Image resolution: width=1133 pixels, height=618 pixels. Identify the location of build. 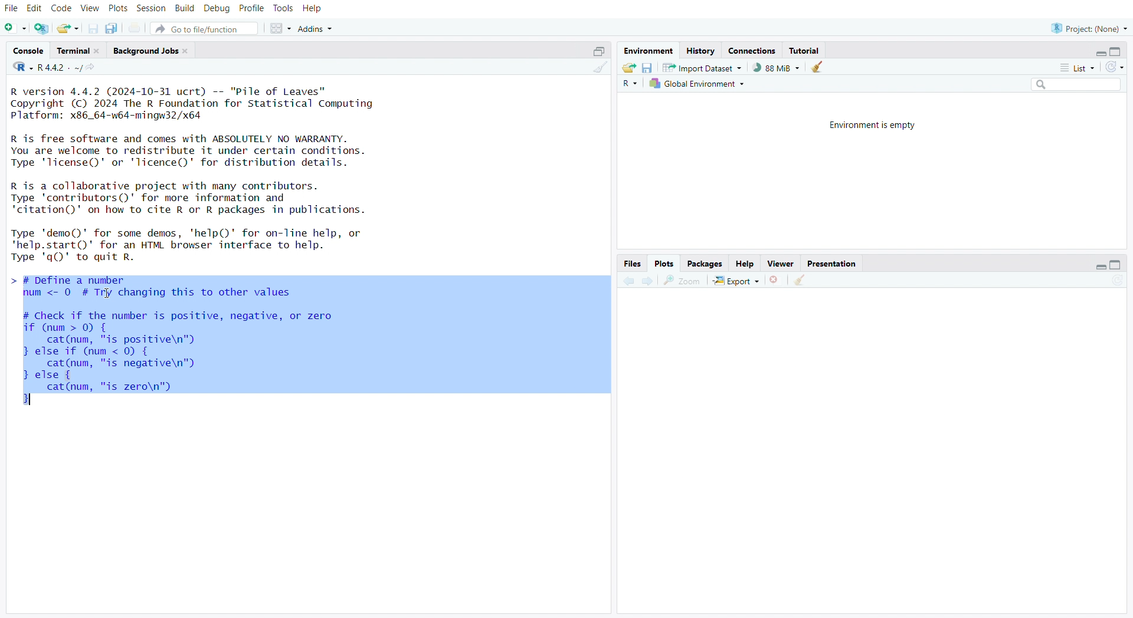
(185, 8).